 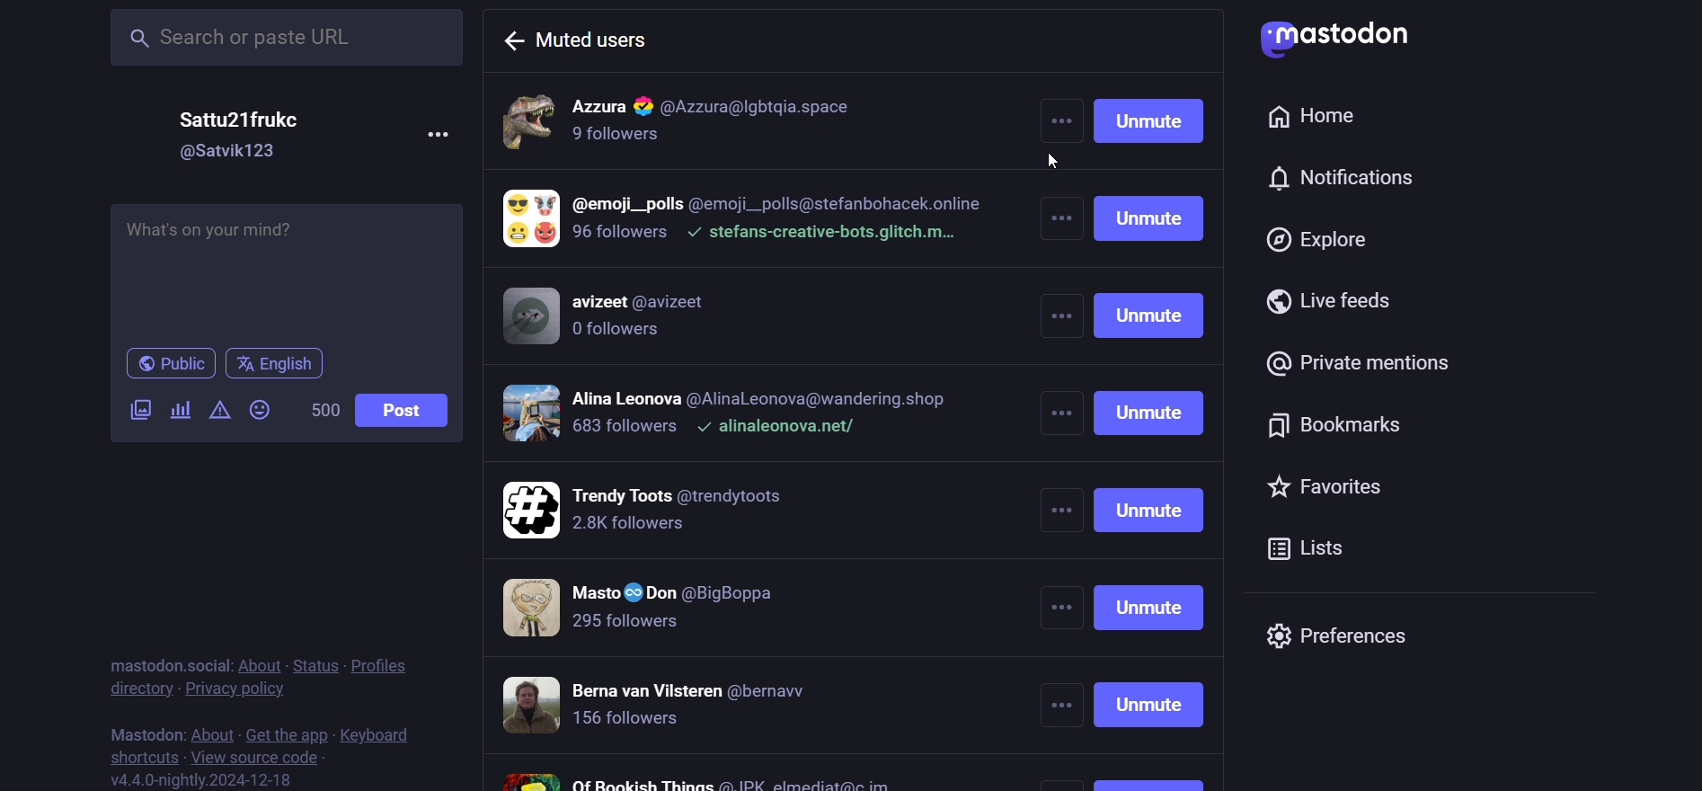 I want to click on unmute, so click(x=1155, y=491).